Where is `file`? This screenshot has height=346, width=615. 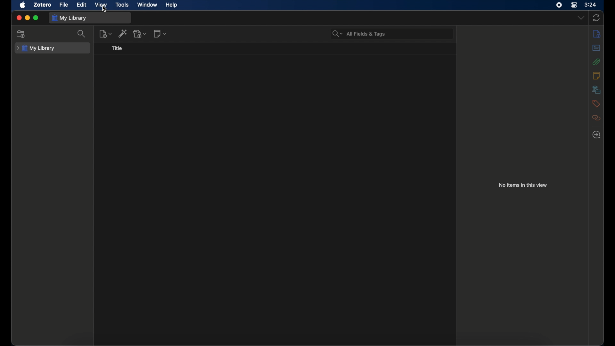 file is located at coordinates (64, 5).